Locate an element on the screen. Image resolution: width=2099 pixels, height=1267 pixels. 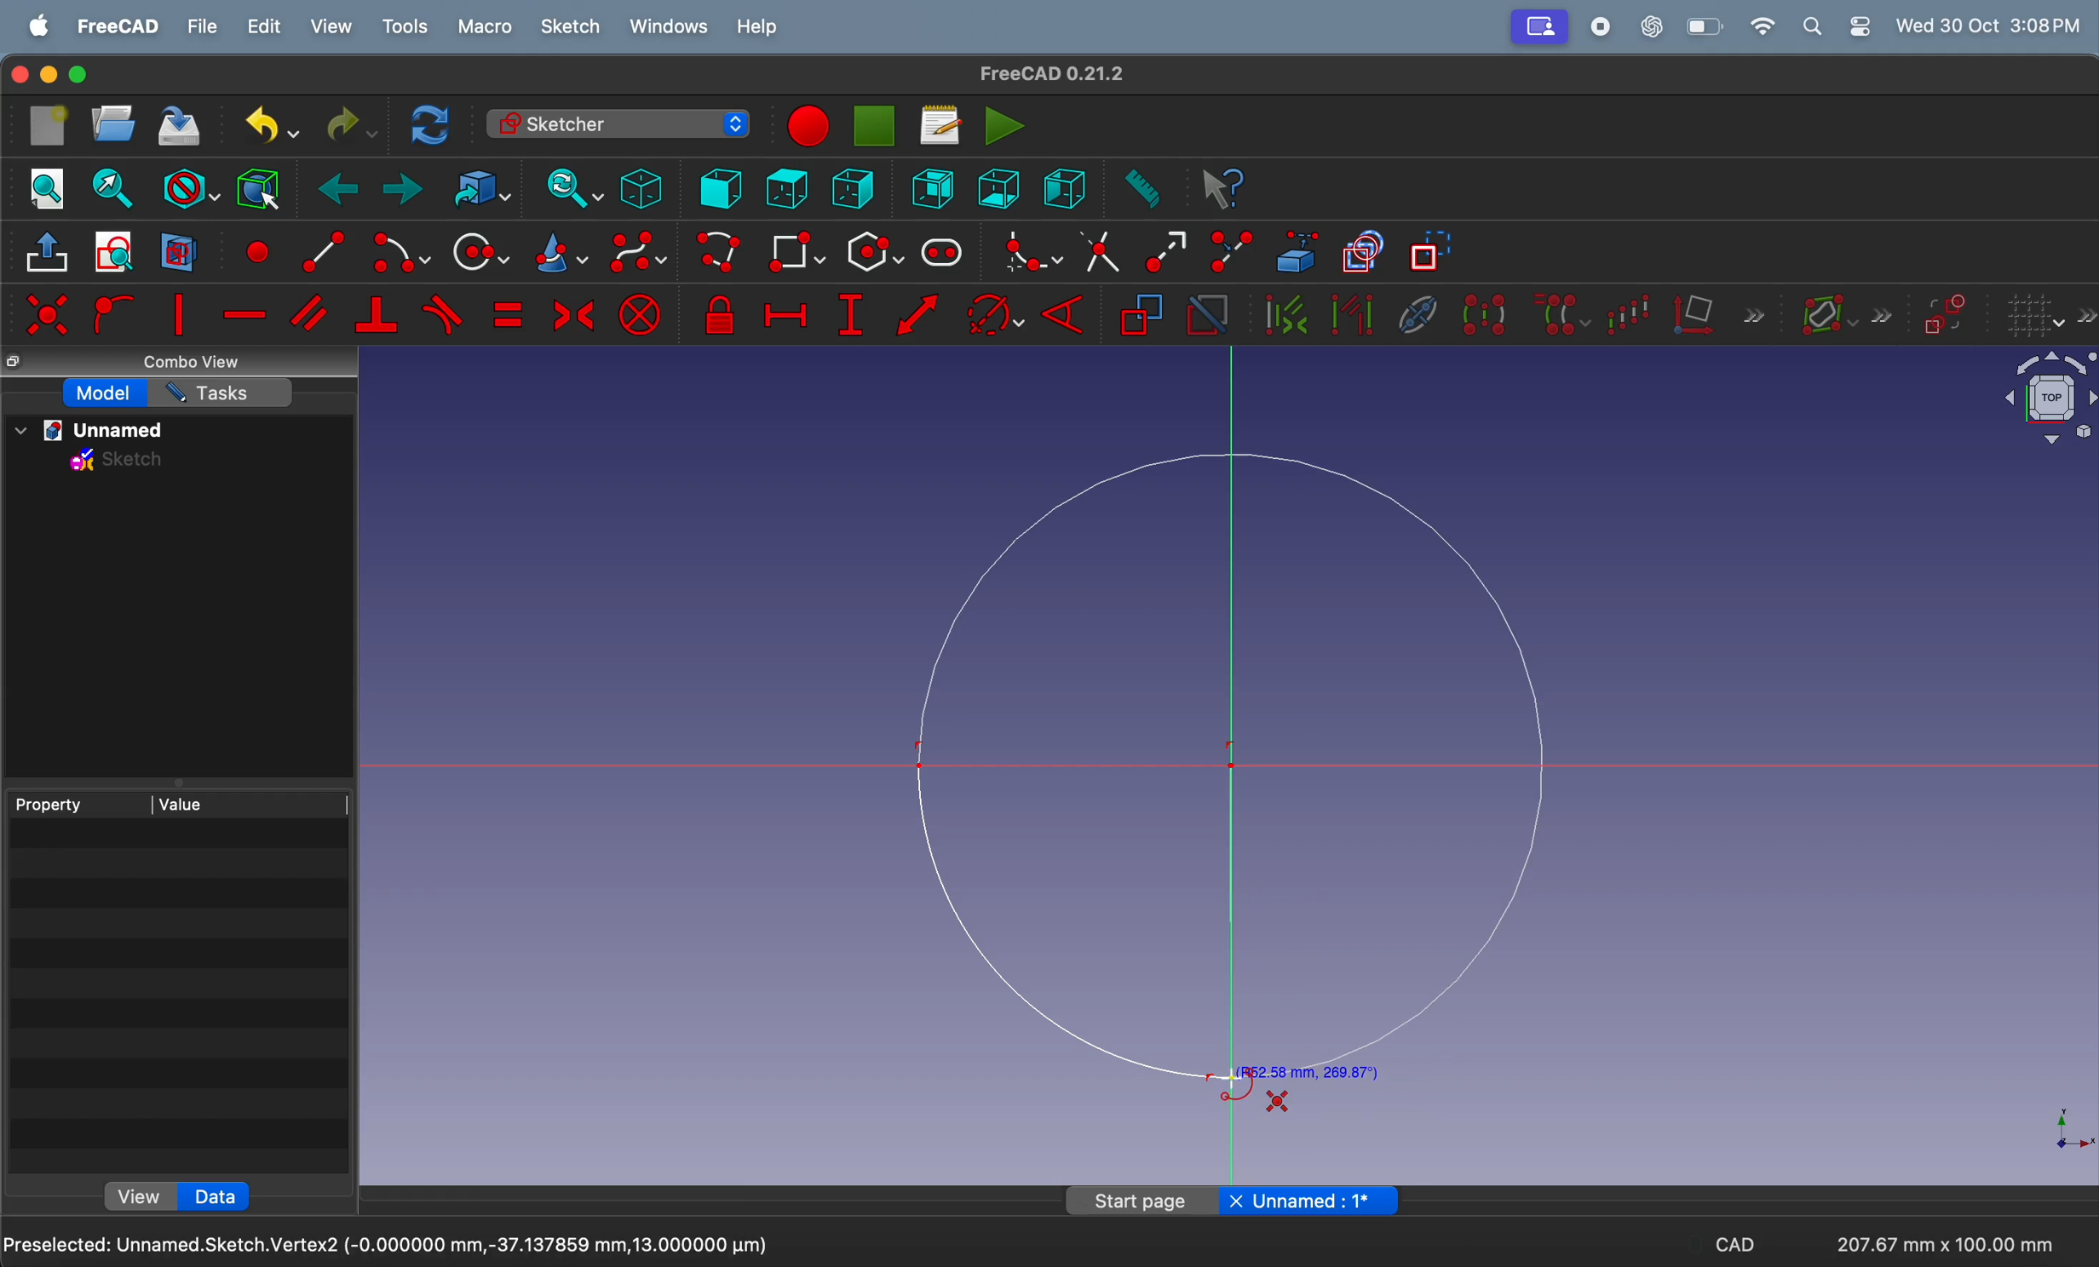
model task is located at coordinates (106, 393).